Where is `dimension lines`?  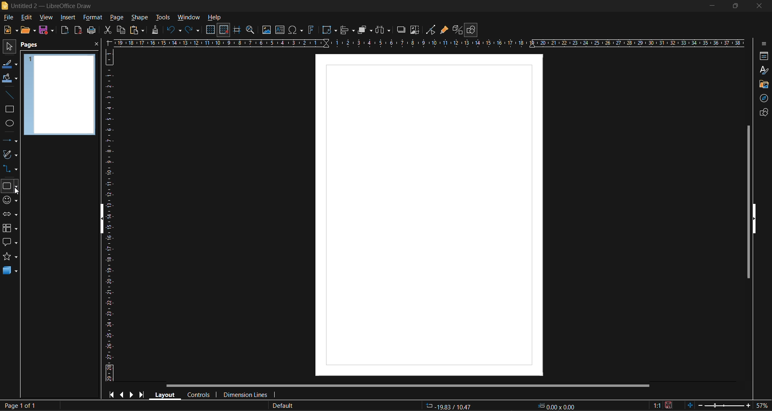
dimension lines is located at coordinates (245, 395).